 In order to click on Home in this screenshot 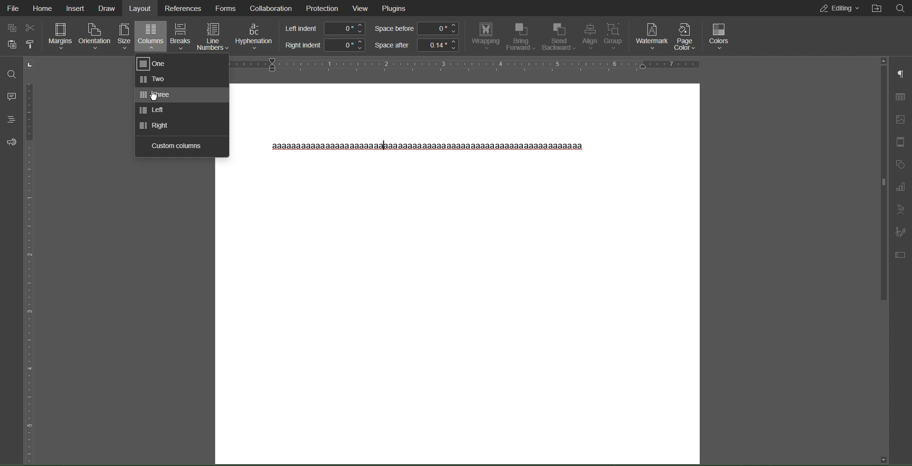, I will do `click(43, 9)`.